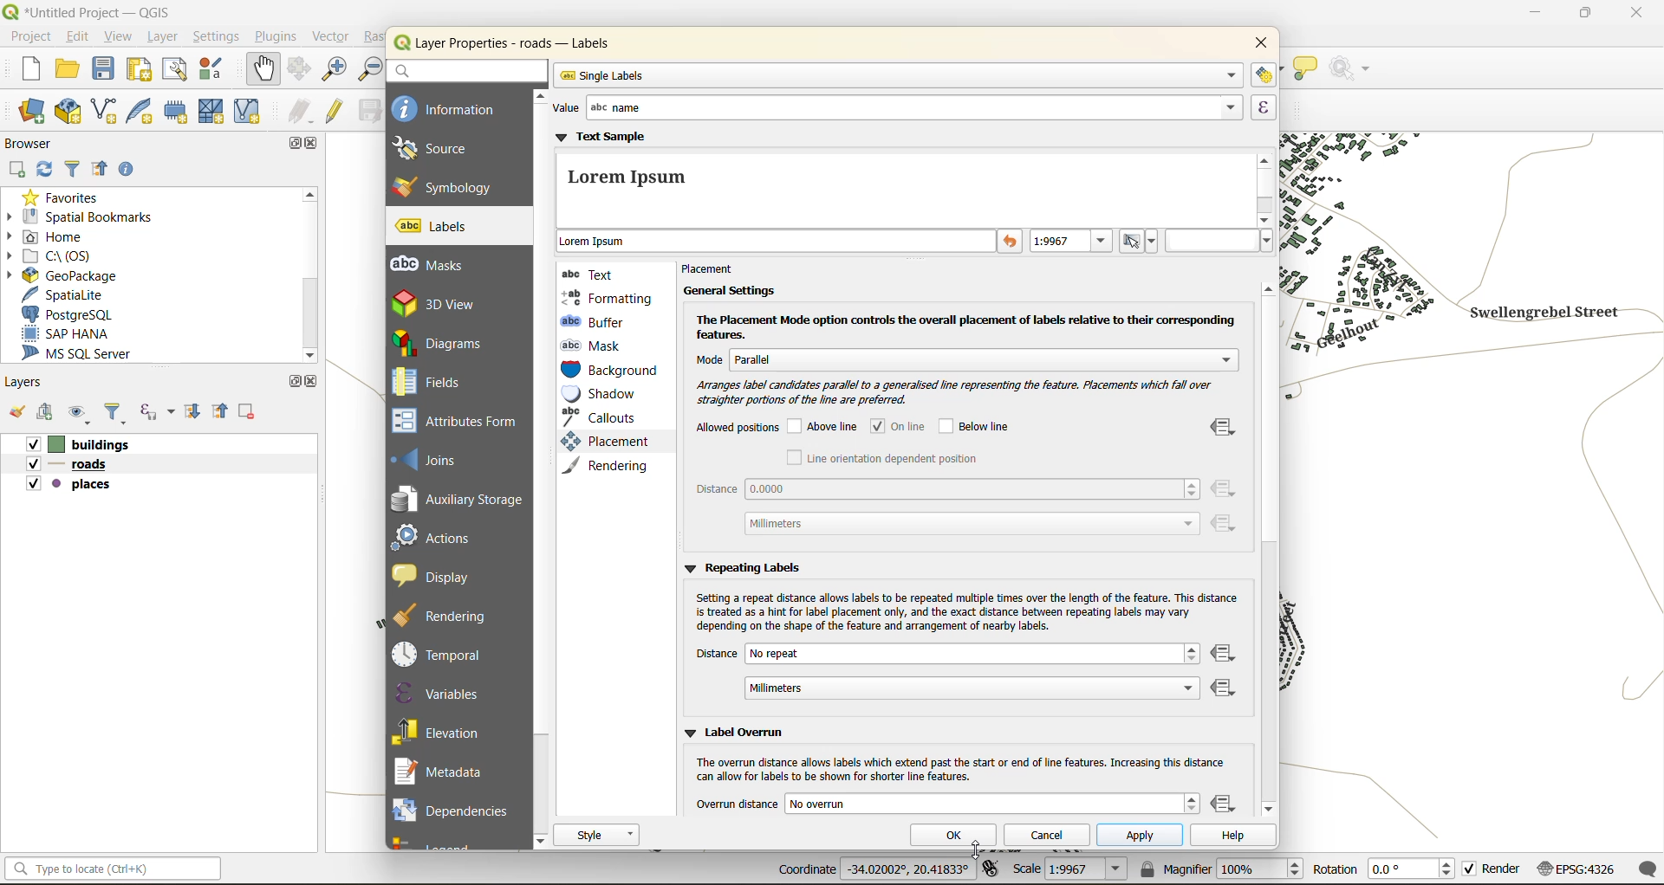  Describe the element at coordinates (117, 414) in the screenshot. I see `filter ` at that location.